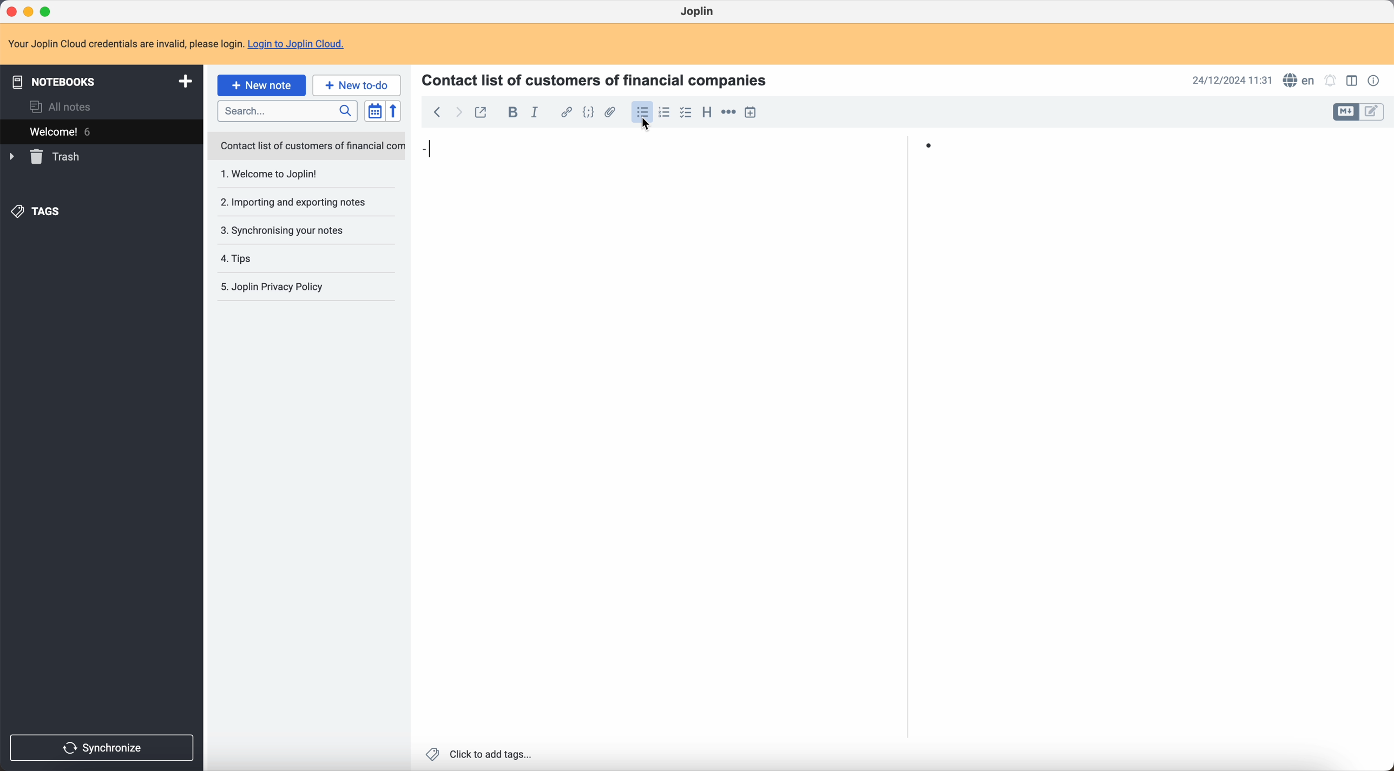  Describe the element at coordinates (45, 157) in the screenshot. I see `trash` at that location.